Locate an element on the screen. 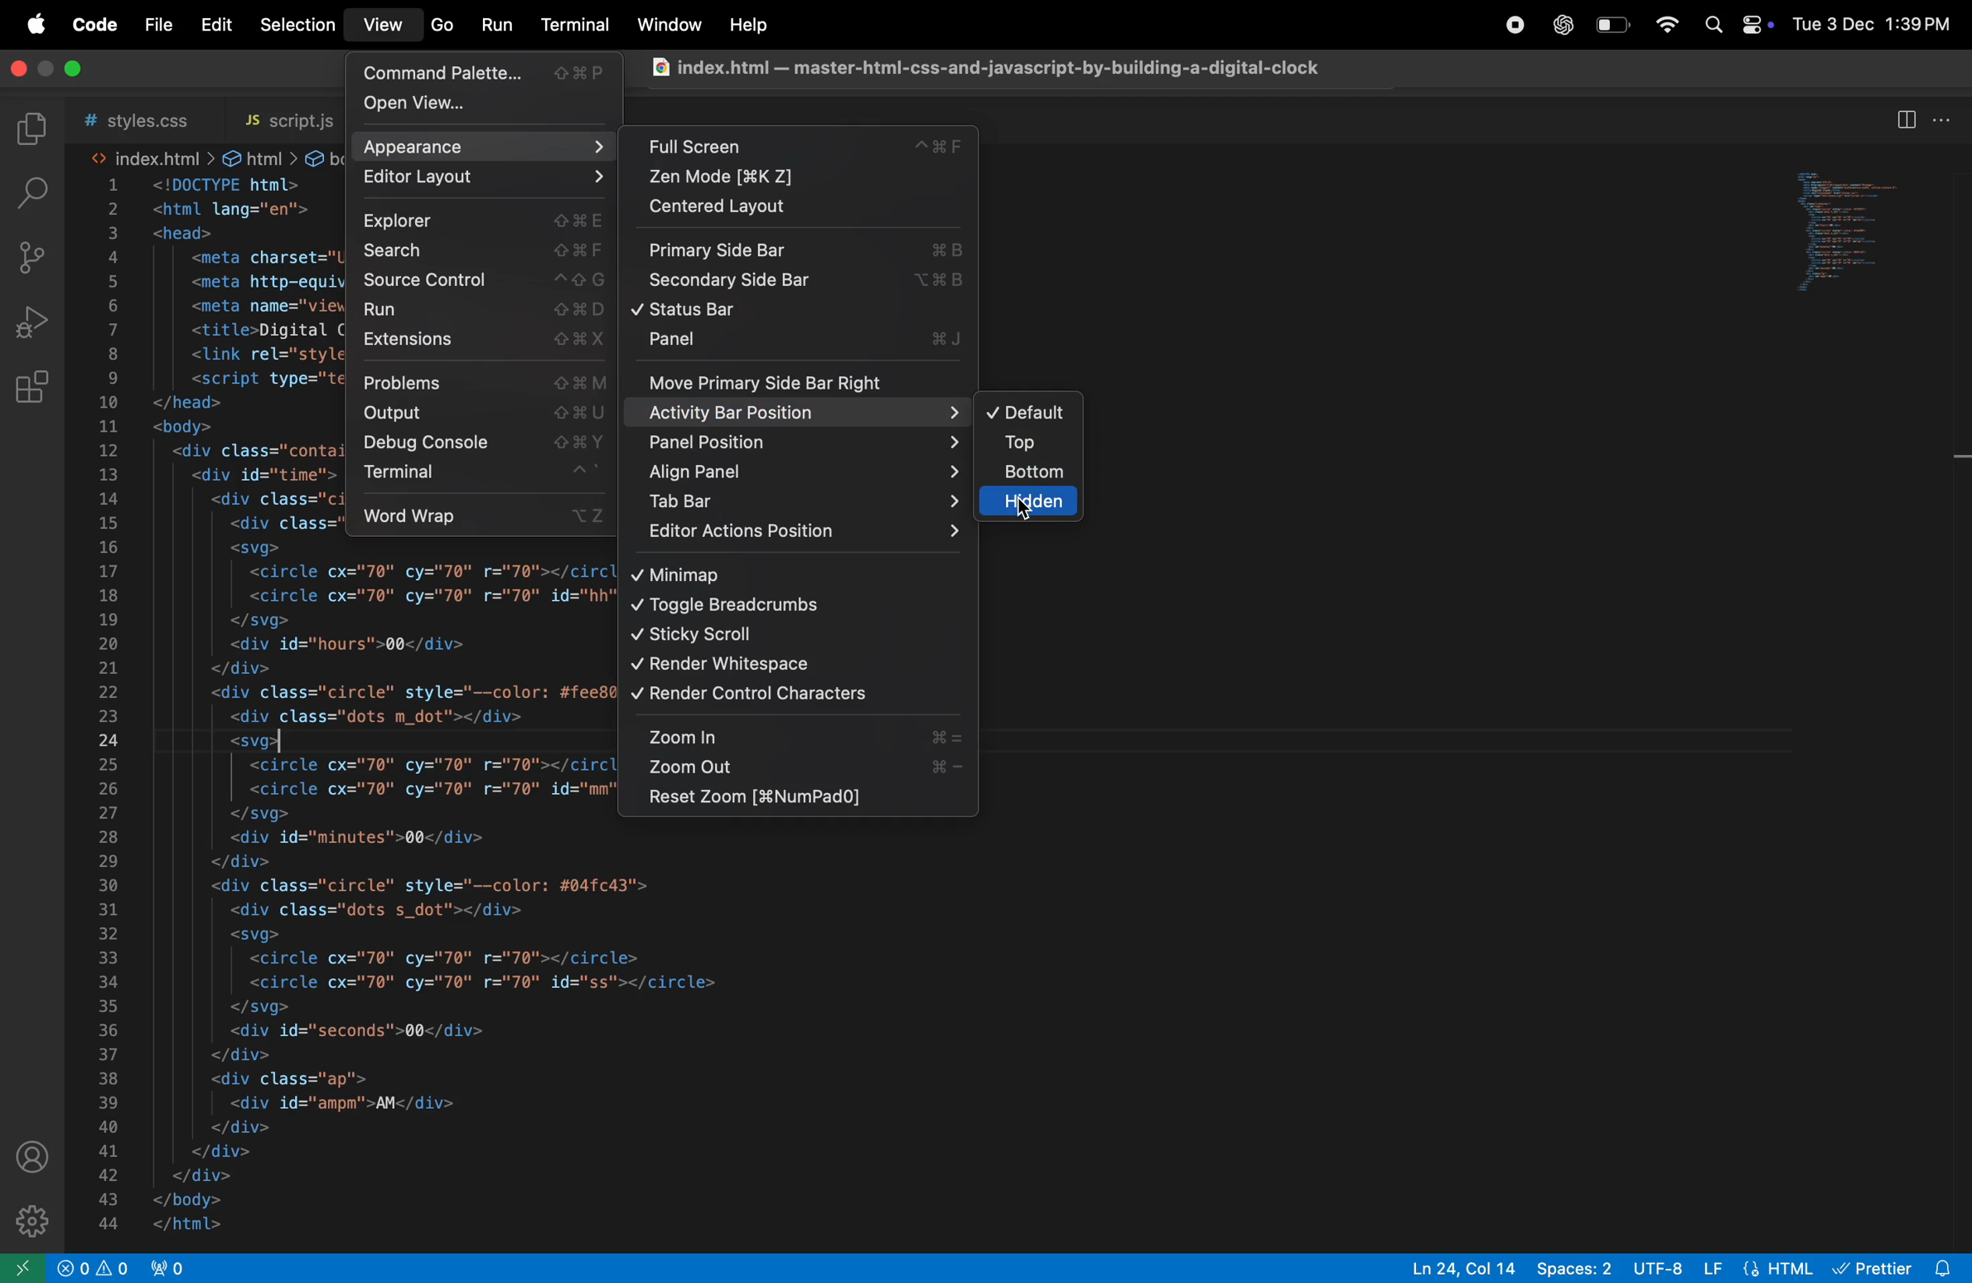 Image resolution: width=1972 pixels, height=1283 pixels. open view is located at coordinates (489, 107).